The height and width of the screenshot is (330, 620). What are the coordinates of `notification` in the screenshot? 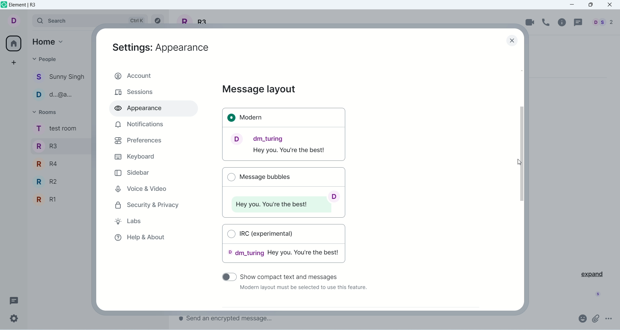 It's located at (138, 124).